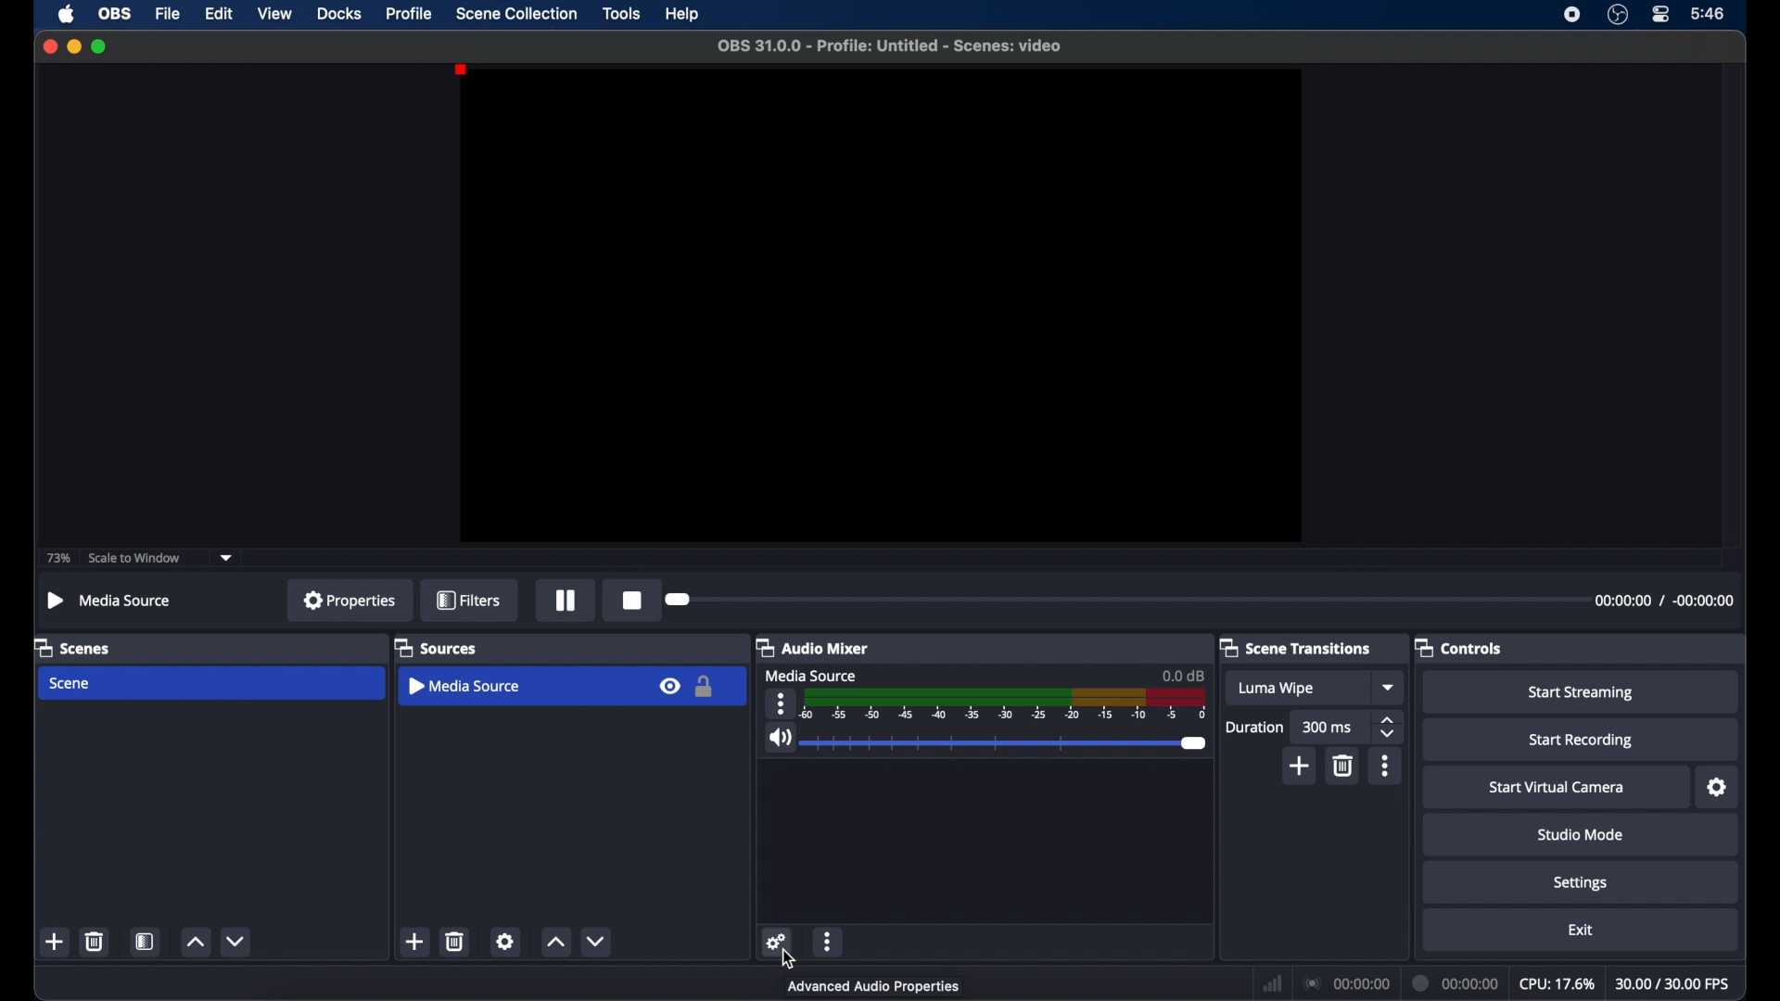 The width and height of the screenshot is (1780, 1001). What do you see at coordinates (146, 941) in the screenshot?
I see `scene filters` at bounding box center [146, 941].